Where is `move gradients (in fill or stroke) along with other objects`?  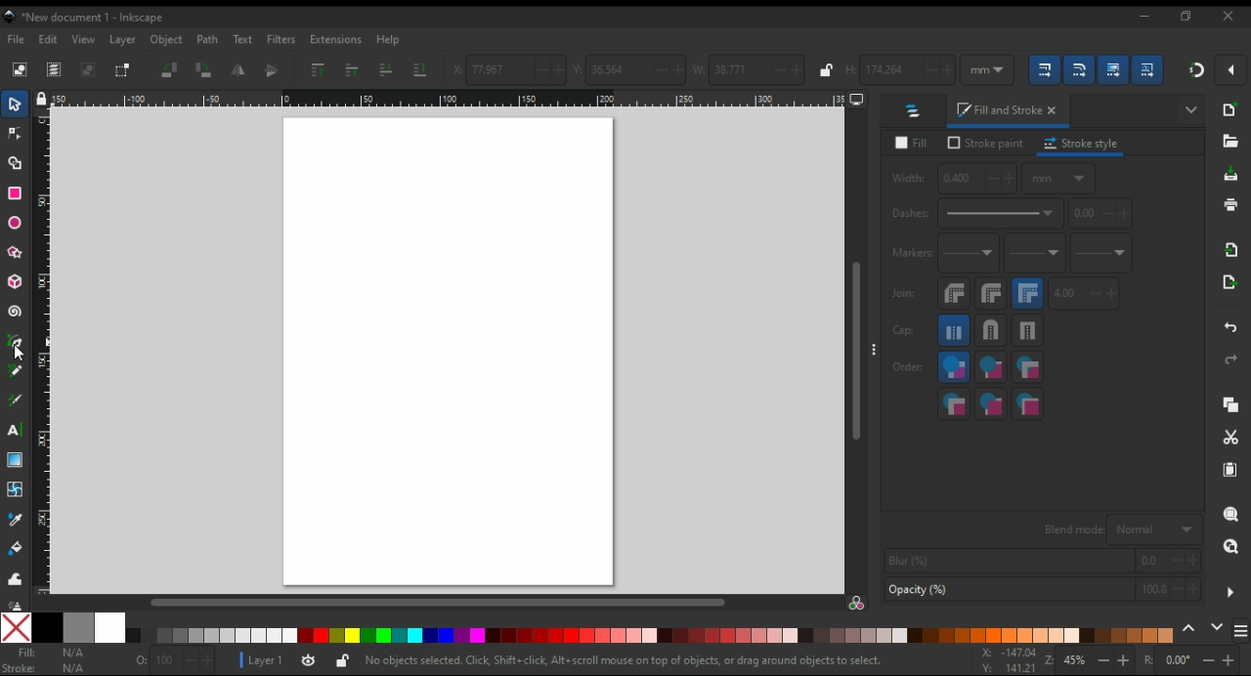
move gradients (in fill or stroke) along with other objects is located at coordinates (1111, 70).